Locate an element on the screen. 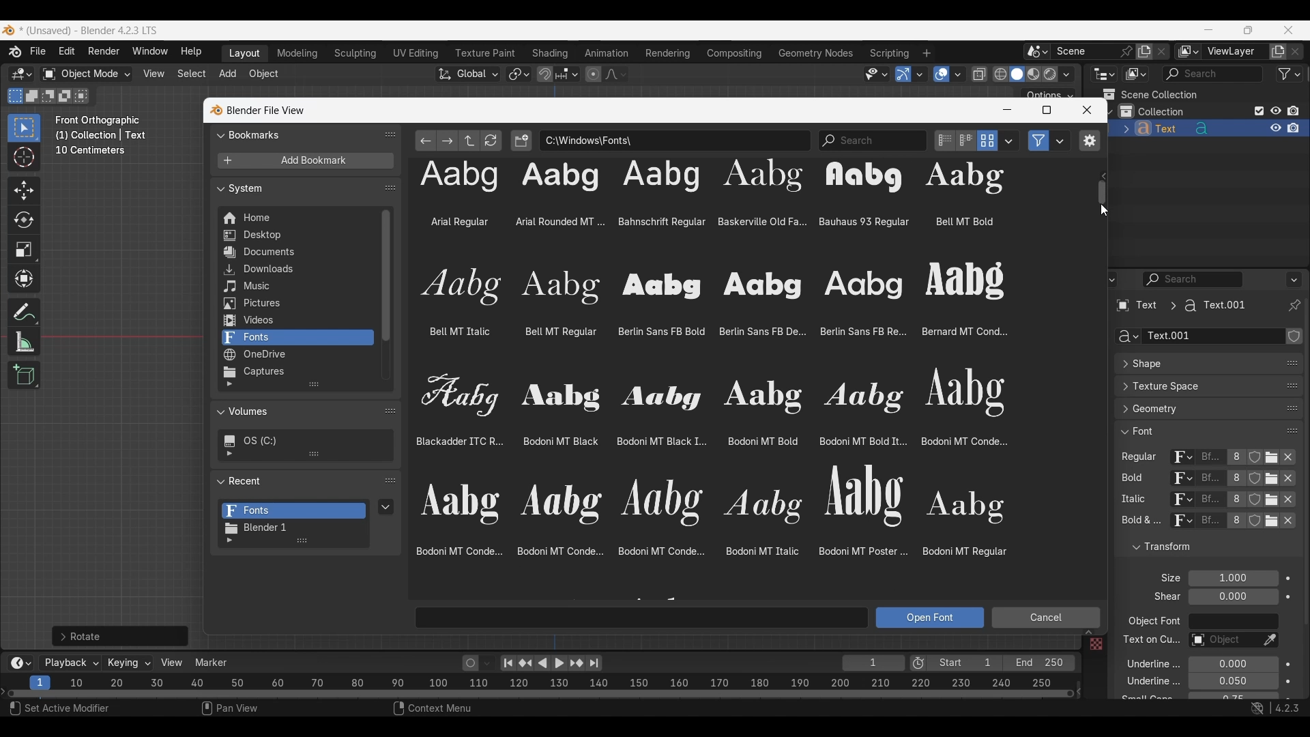  Maximize is located at coordinates (1047, 110).